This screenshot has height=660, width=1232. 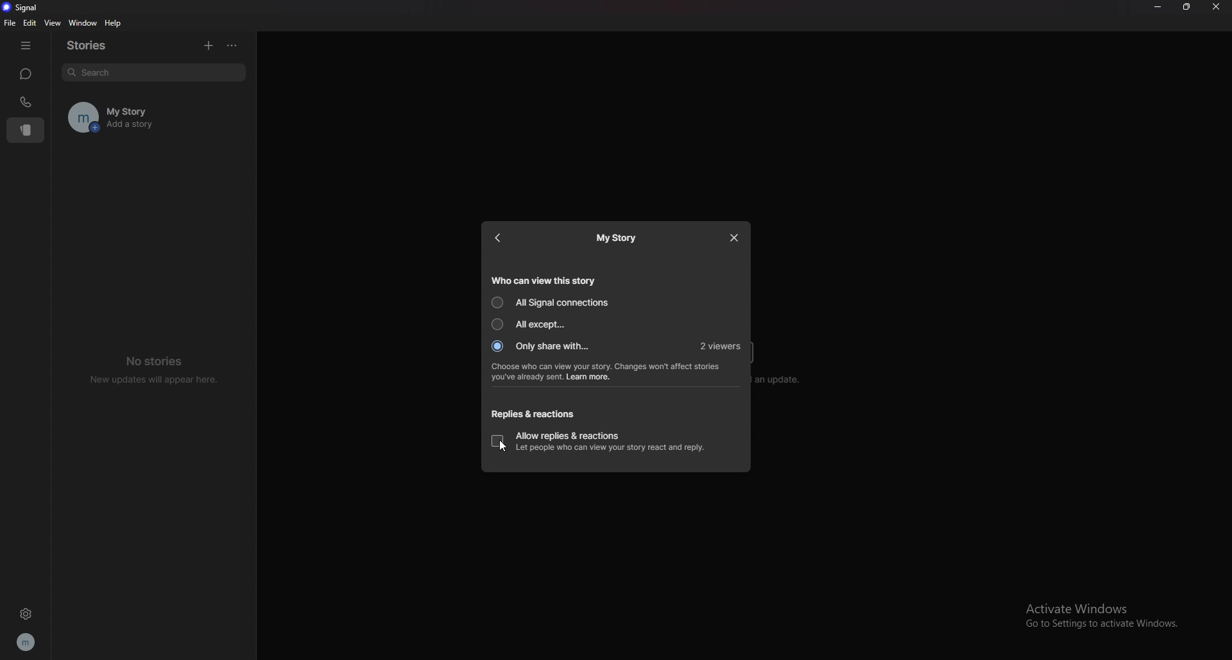 I want to click on minimize, so click(x=1158, y=7).